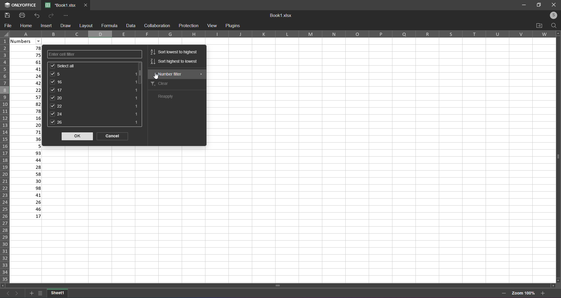 The height and width of the screenshot is (298, 561). I want to click on 22, so click(27, 90).